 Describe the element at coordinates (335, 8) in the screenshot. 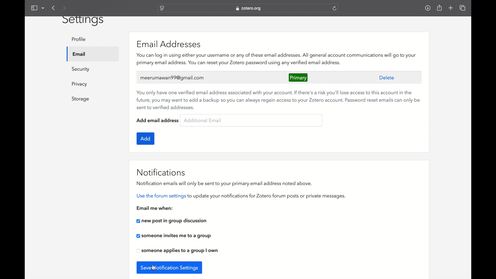

I see `refresh` at that location.